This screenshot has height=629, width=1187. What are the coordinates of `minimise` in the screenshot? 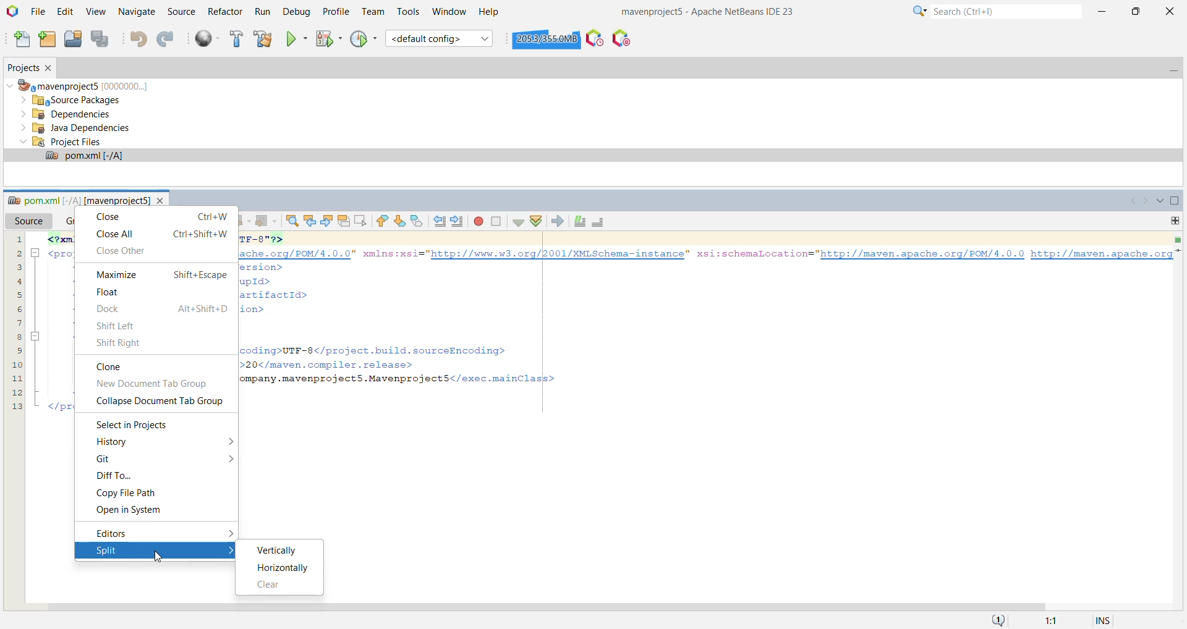 It's located at (37, 336).